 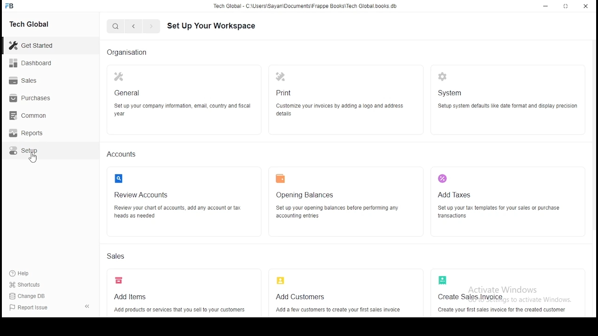 I want to click on Create sales invoice, so click(x=505, y=293).